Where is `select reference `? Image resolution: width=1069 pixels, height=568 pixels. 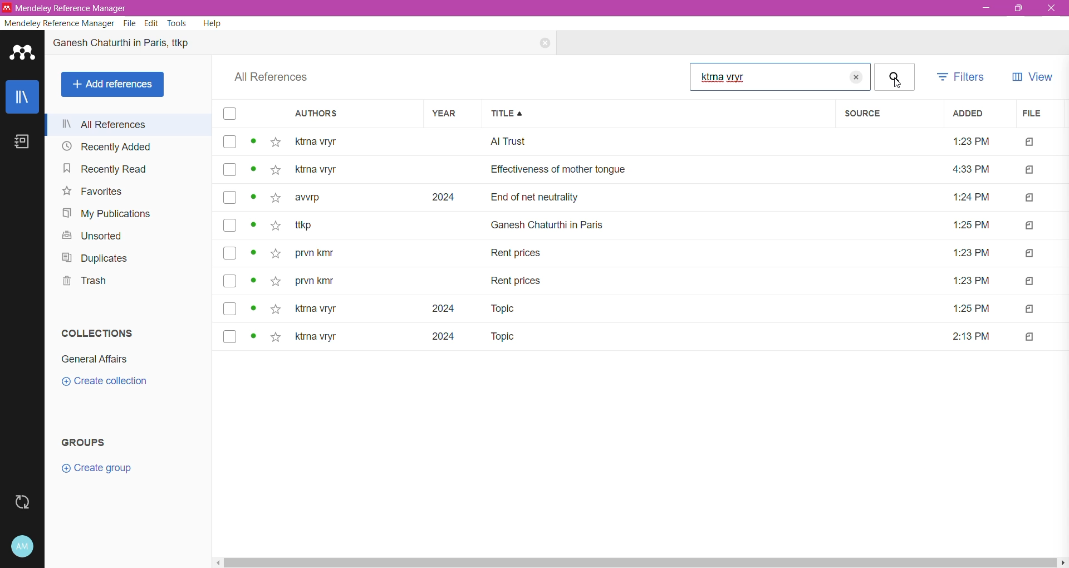 select reference  is located at coordinates (230, 253).